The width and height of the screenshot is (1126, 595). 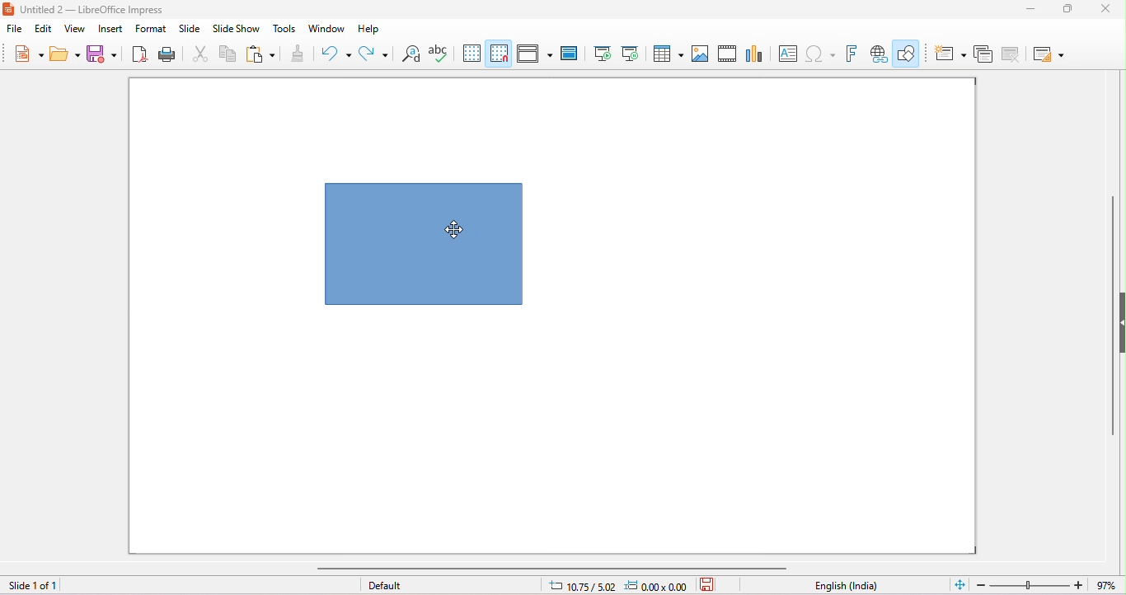 I want to click on open, so click(x=65, y=54).